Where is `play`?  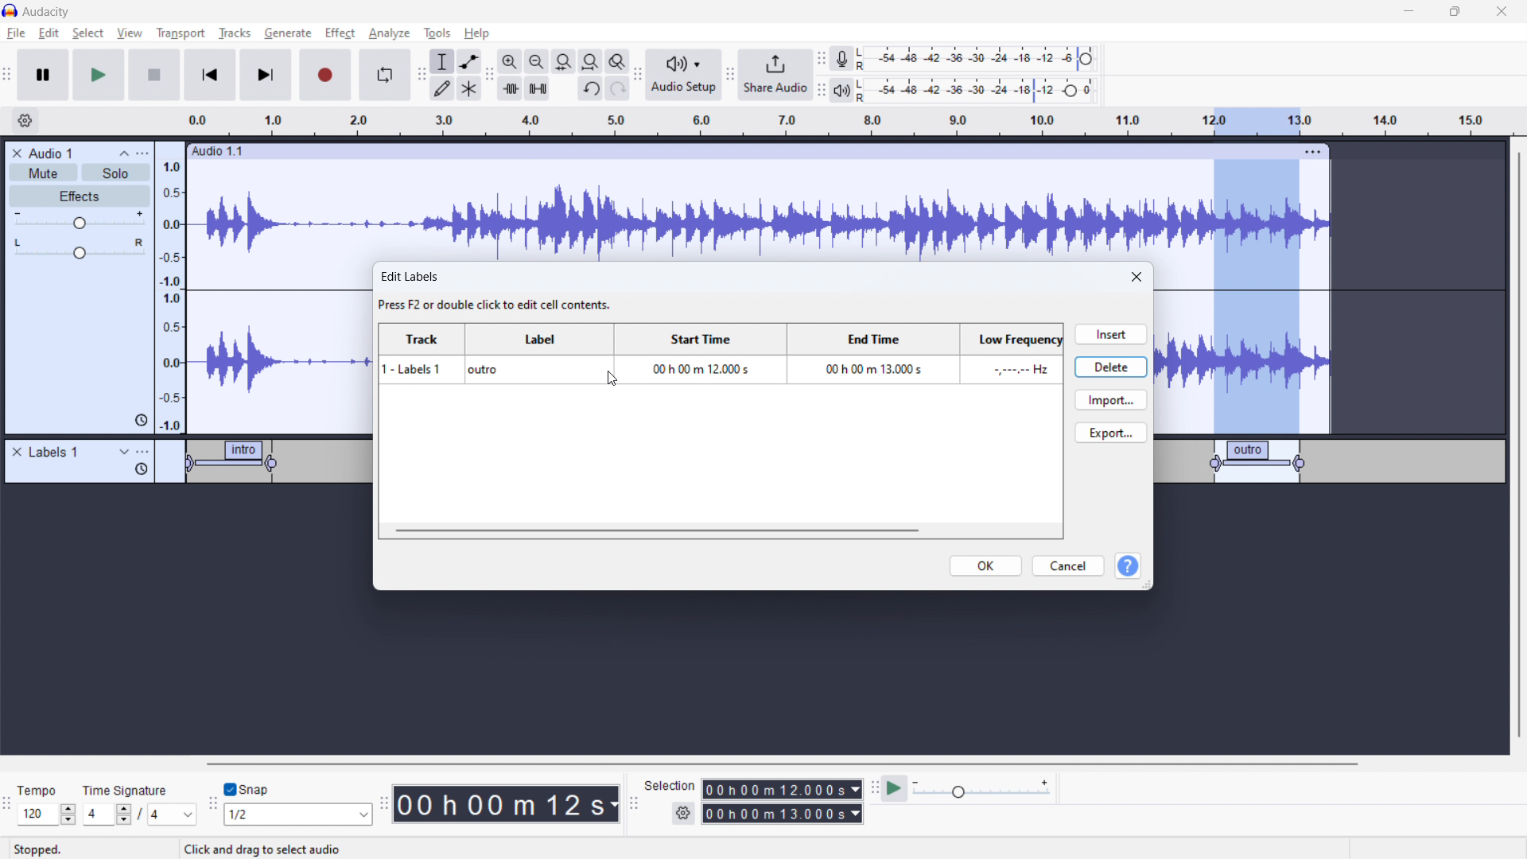 play is located at coordinates (98, 74).